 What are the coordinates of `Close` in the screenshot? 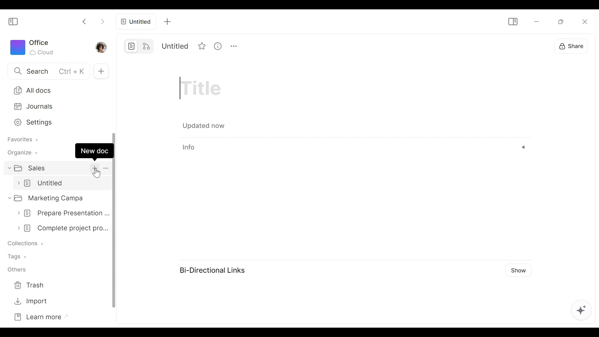 It's located at (585, 22).